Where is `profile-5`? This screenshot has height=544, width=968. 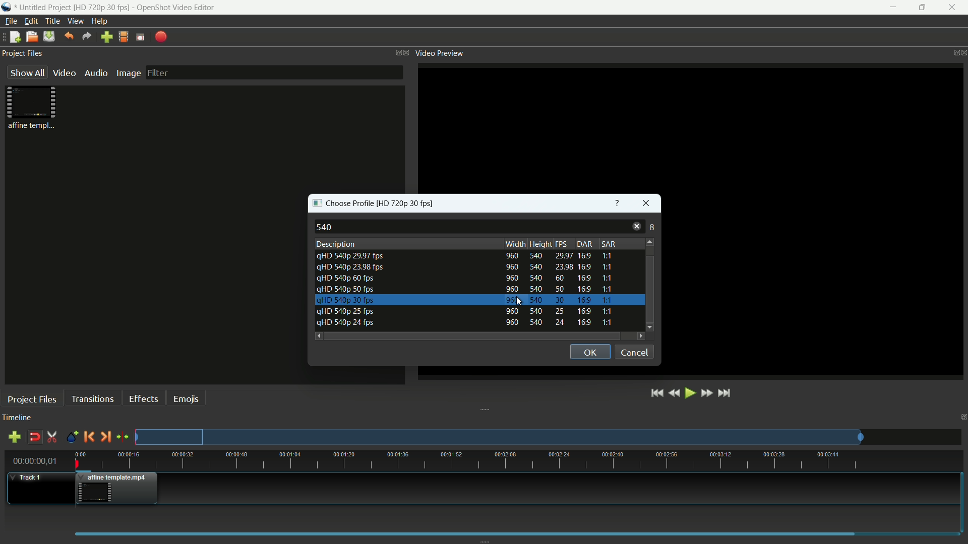
profile-5 is located at coordinates (467, 300).